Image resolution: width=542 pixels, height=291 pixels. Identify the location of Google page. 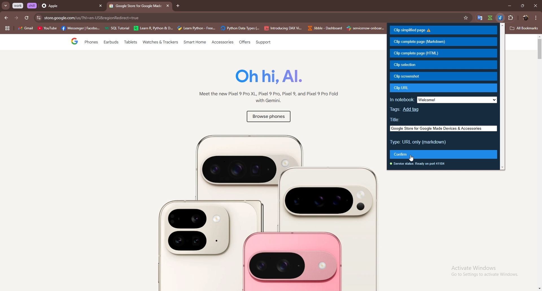
(70, 42).